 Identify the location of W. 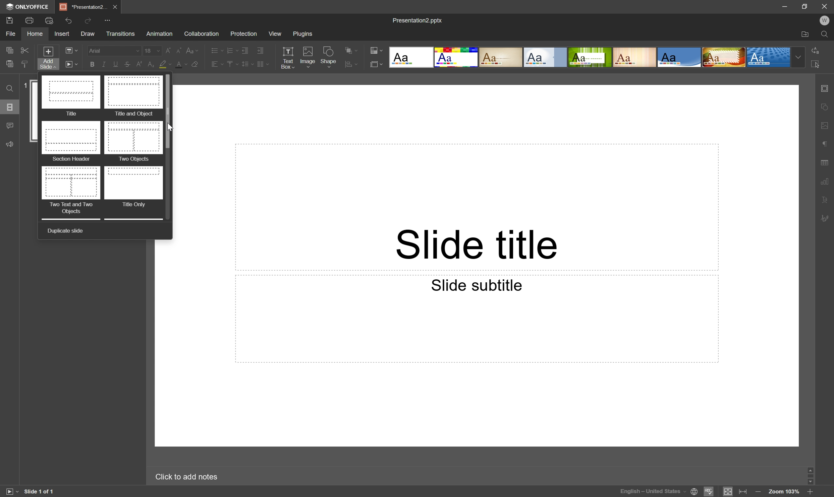
(824, 19).